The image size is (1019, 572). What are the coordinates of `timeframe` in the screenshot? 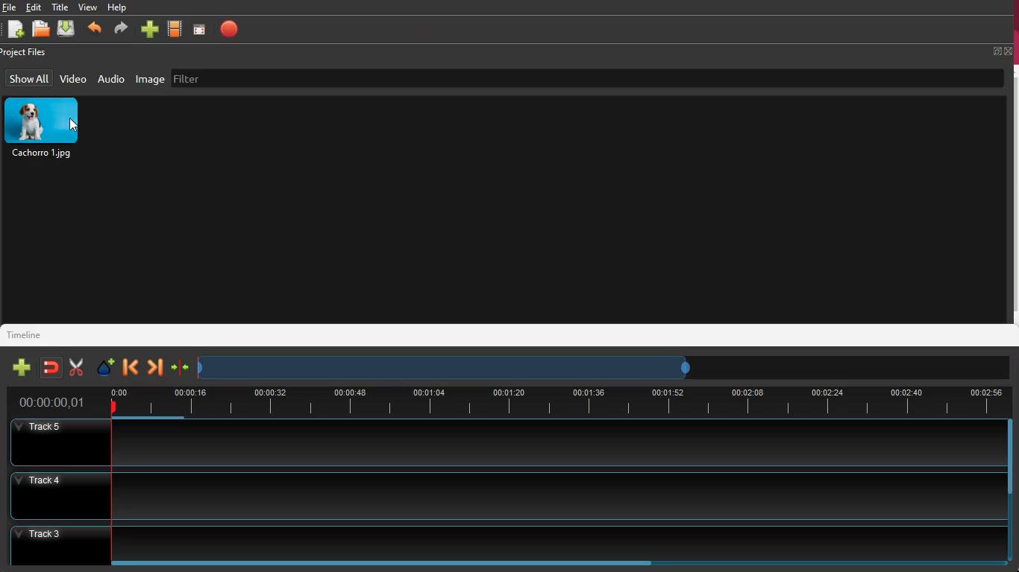 It's located at (455, 369).